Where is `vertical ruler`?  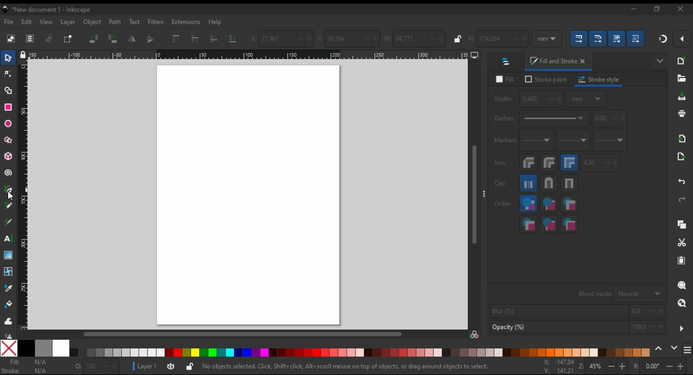 vertical ruler is located at coordinates (24, 195).